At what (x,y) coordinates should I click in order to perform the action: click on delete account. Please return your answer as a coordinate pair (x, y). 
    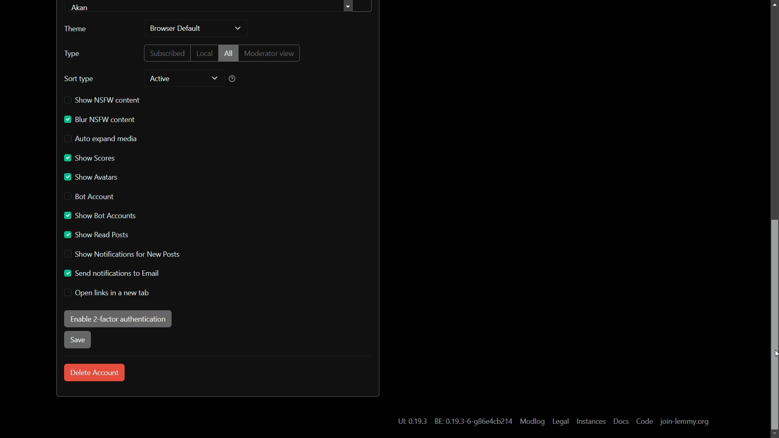
    Looking at the image, I should click on (95, 373).